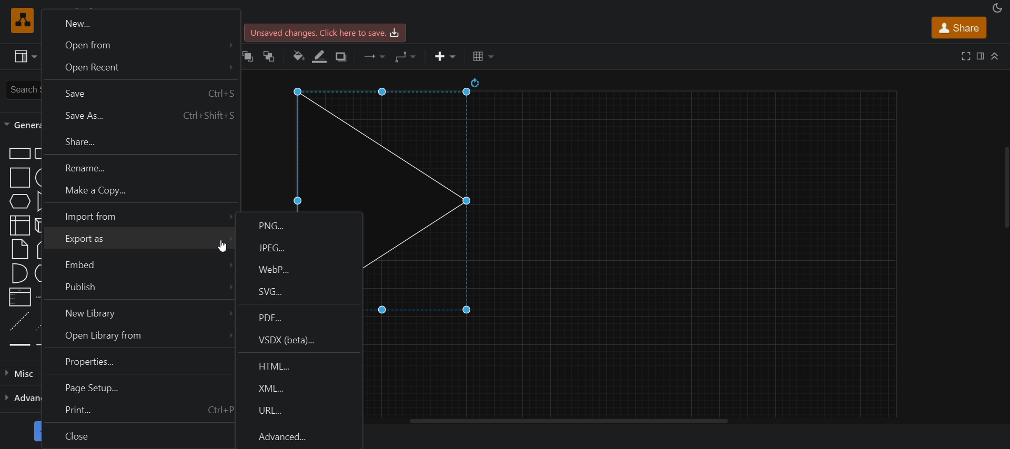  Describe the element at coordinates (137, 264) in the screenshot. I see `embed` at that location.